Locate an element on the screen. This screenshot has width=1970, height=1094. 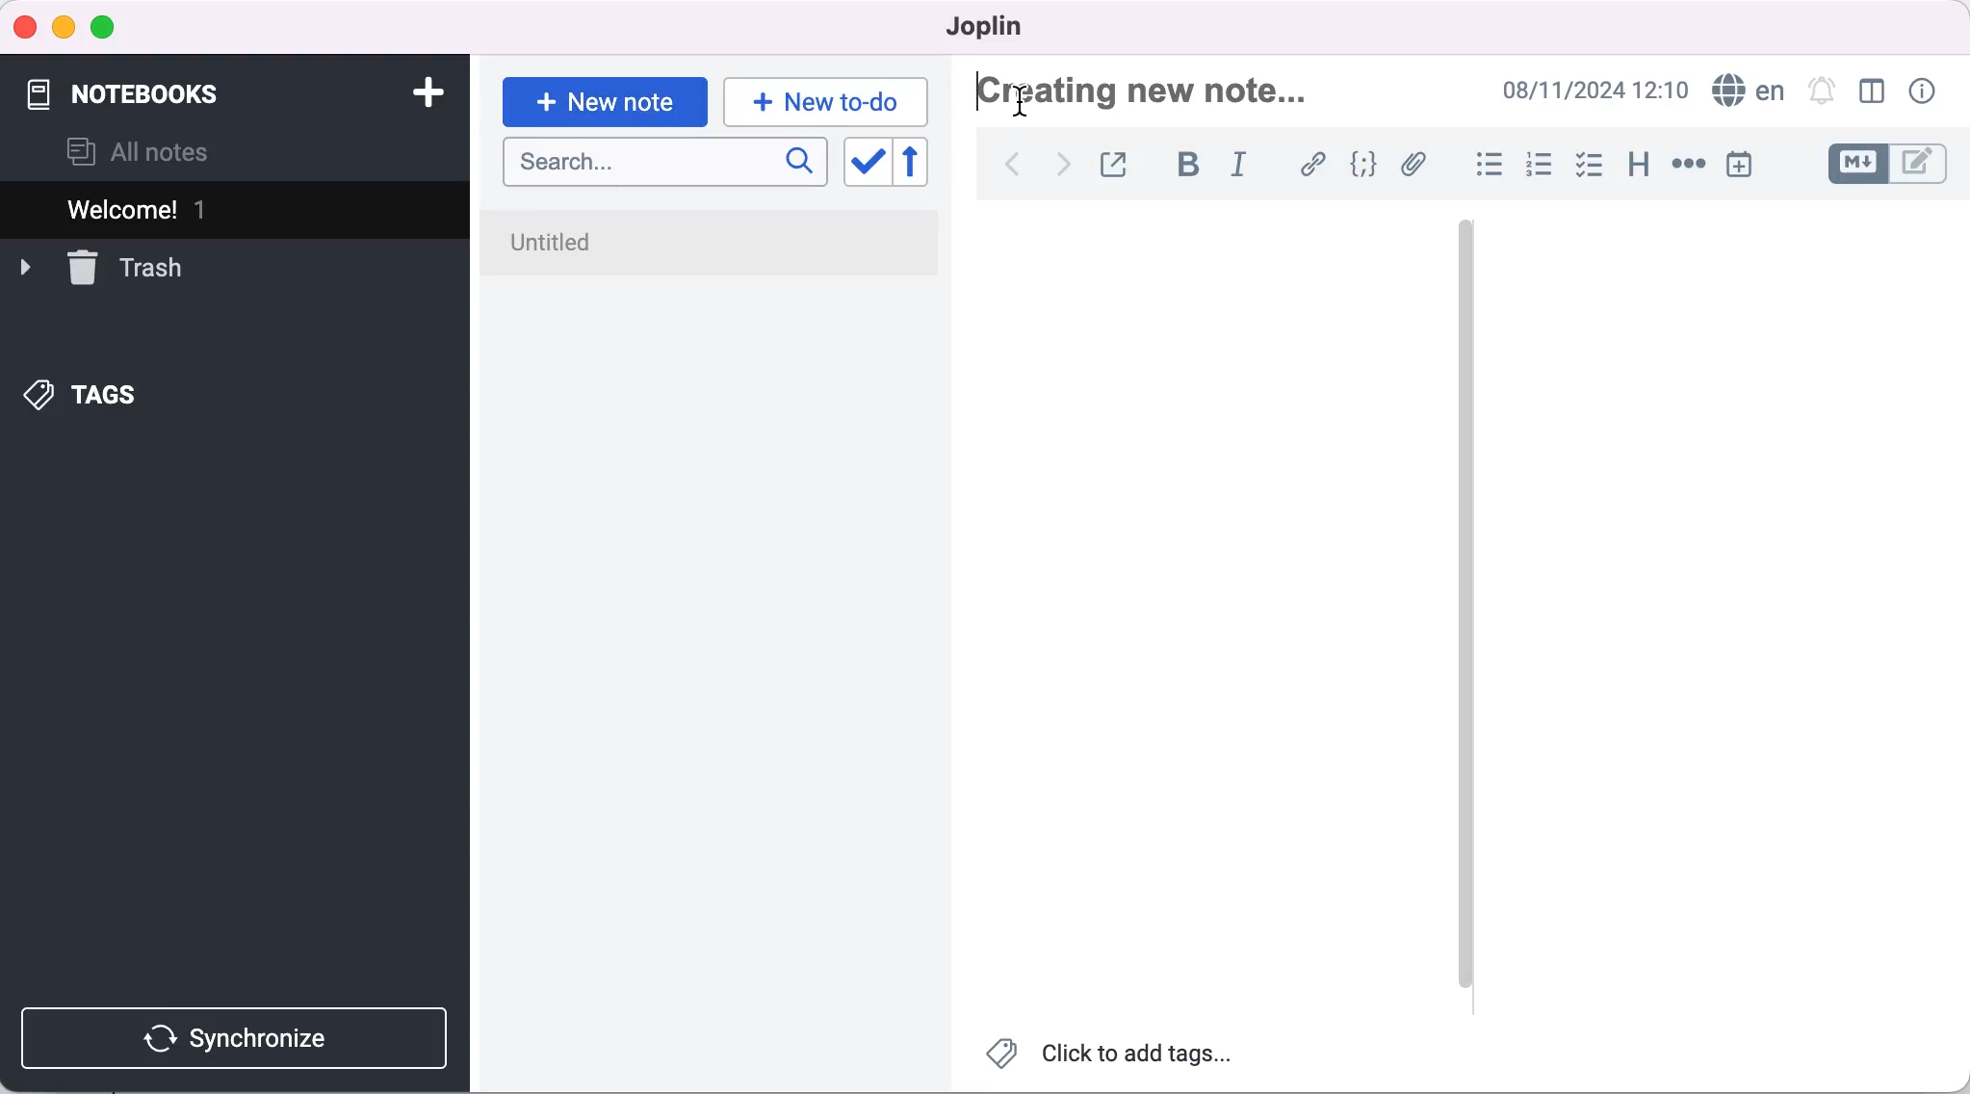
add notebook is located at coordinates (425, 91).